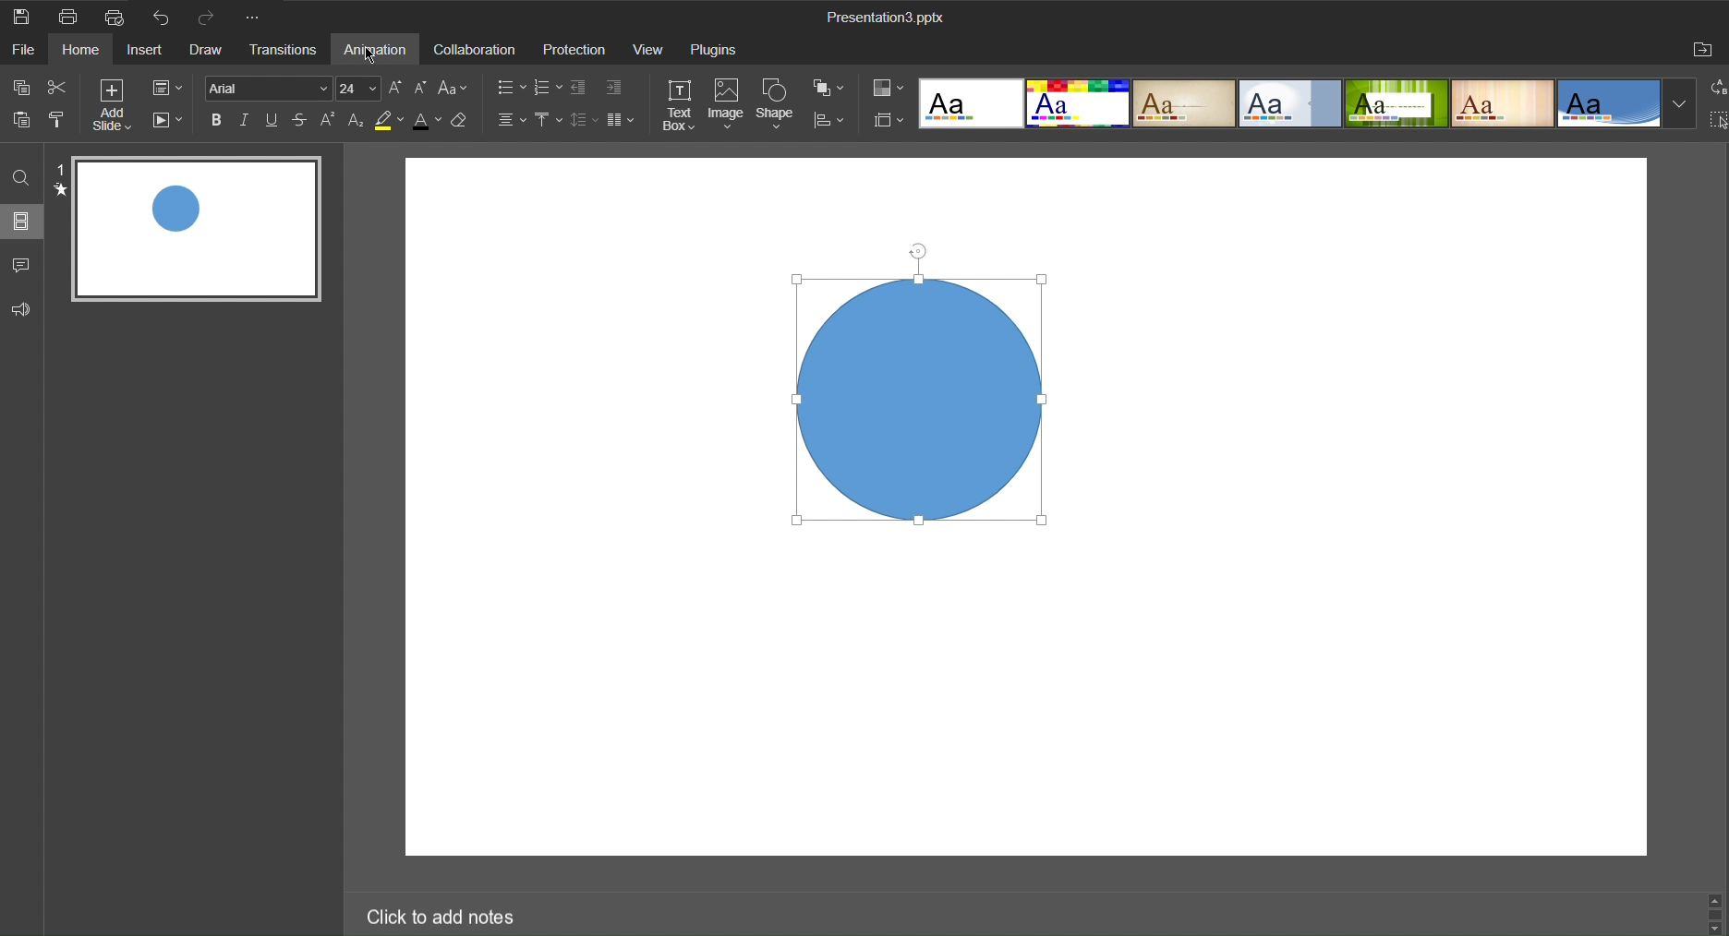 This screenshot has width=1729, height=936. I want to click on Italic, so click(248, 122).